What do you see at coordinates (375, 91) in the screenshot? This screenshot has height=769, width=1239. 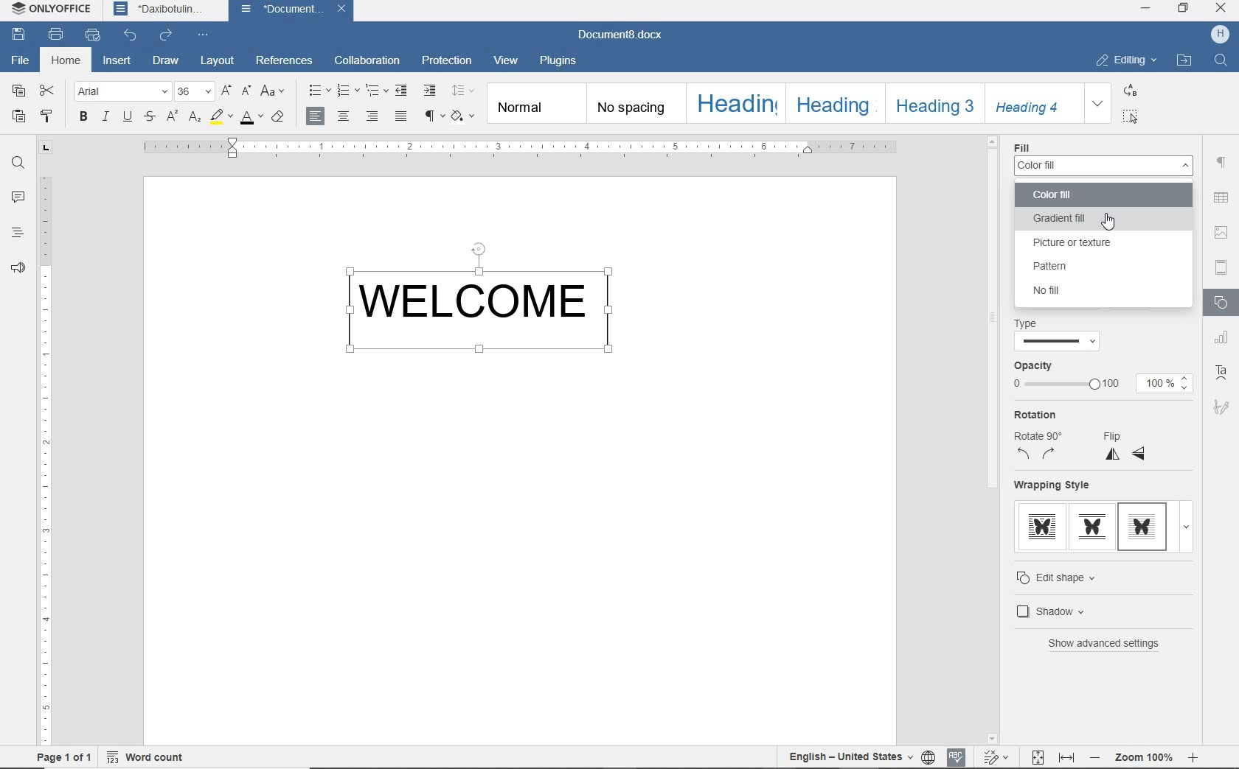 I see `MULTILEVEL LIST` at bounding box center [375, 91].